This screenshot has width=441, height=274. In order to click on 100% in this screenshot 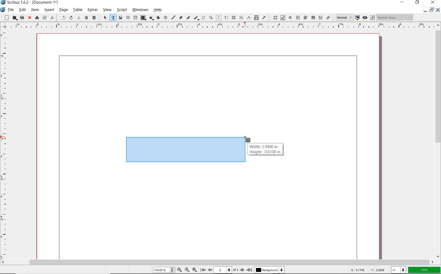, I will do `click(163, 270)`.